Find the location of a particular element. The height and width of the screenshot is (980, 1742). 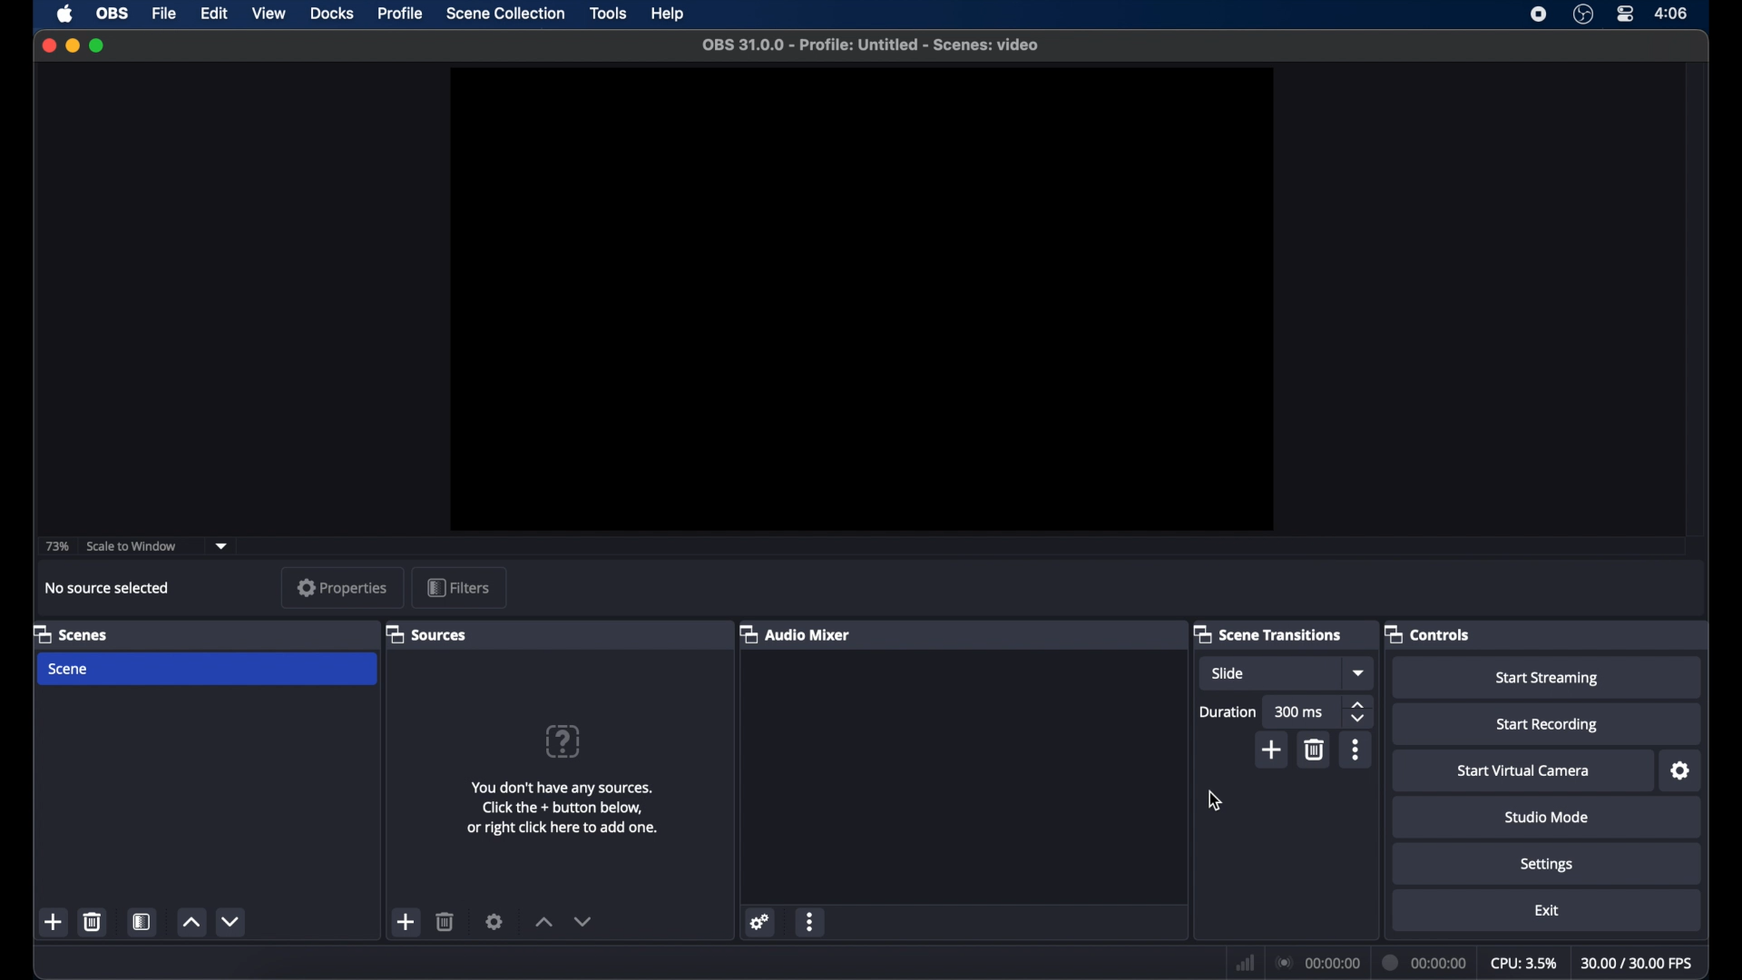

edit is located at coordinates (213, 14).